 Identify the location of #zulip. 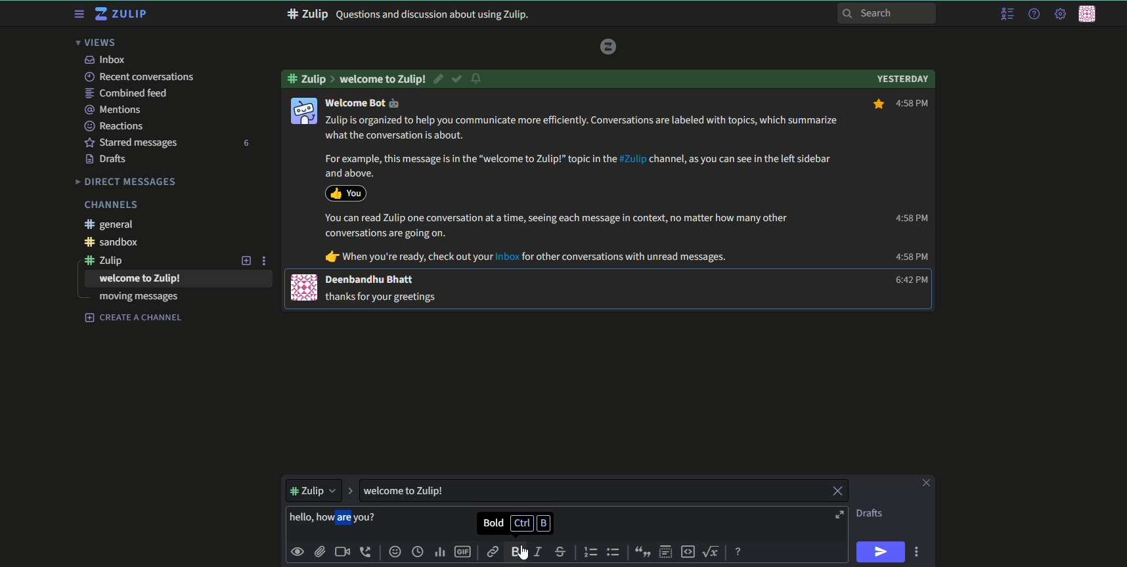
(110, 260).